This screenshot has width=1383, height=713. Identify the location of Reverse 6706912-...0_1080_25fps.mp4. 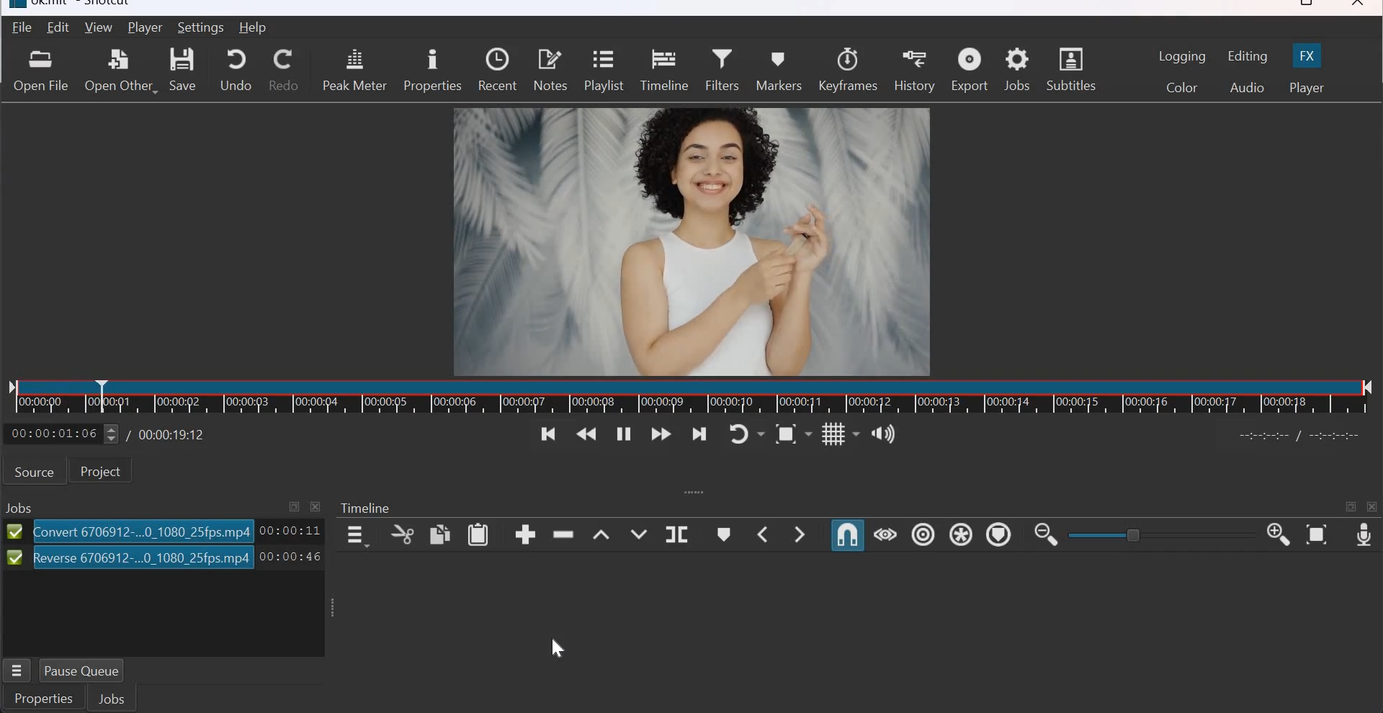
(141, 557).